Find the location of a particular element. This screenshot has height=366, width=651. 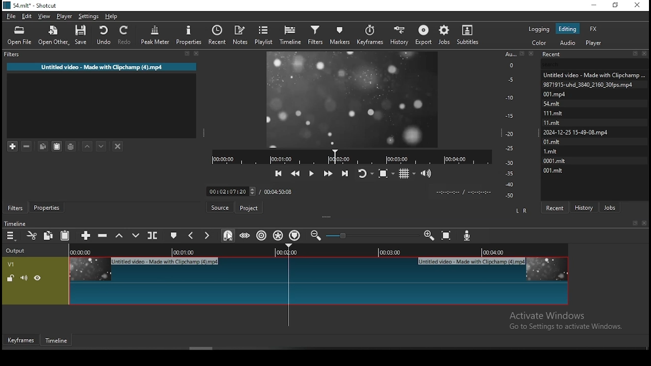

scale is located at coordinates (512, 124).